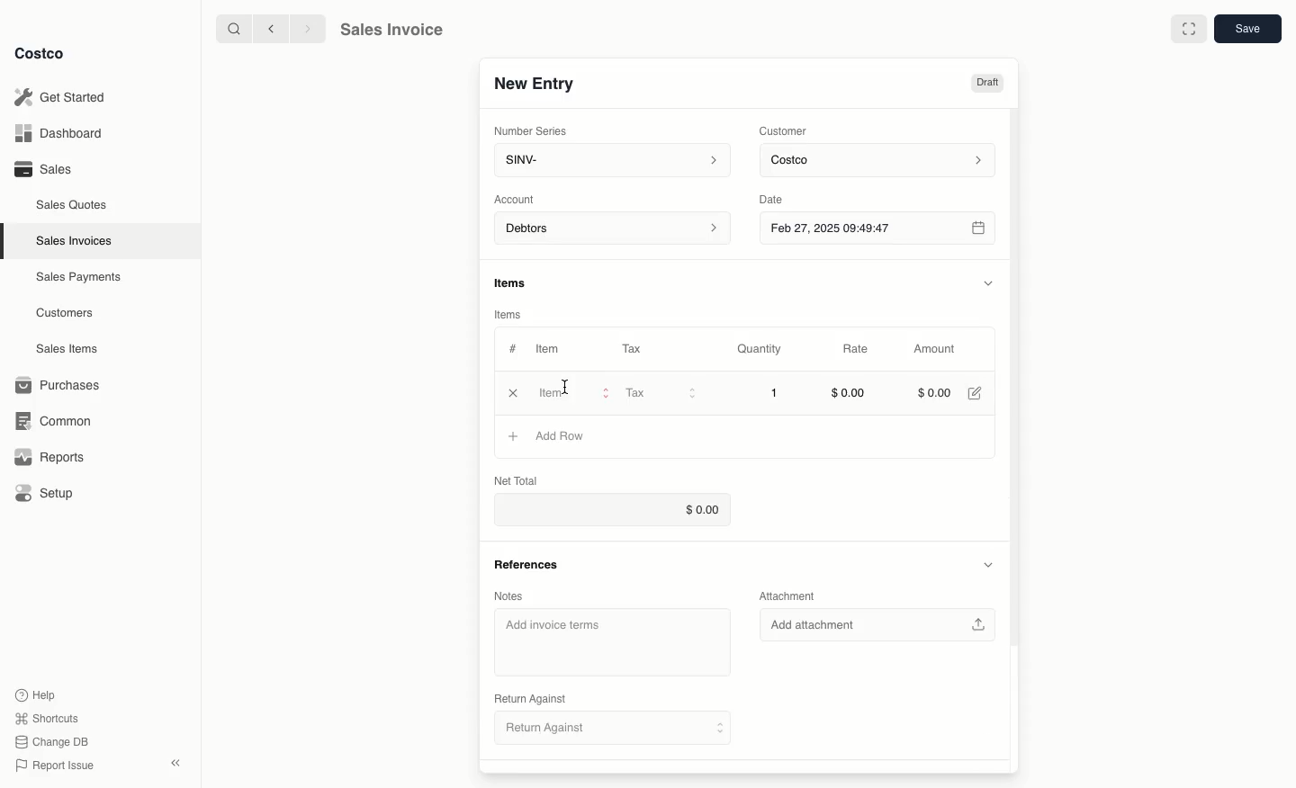  What do you see at coordinates (514, 436) in the screenshot?
I see `Add` at bounding box center [514, 436].